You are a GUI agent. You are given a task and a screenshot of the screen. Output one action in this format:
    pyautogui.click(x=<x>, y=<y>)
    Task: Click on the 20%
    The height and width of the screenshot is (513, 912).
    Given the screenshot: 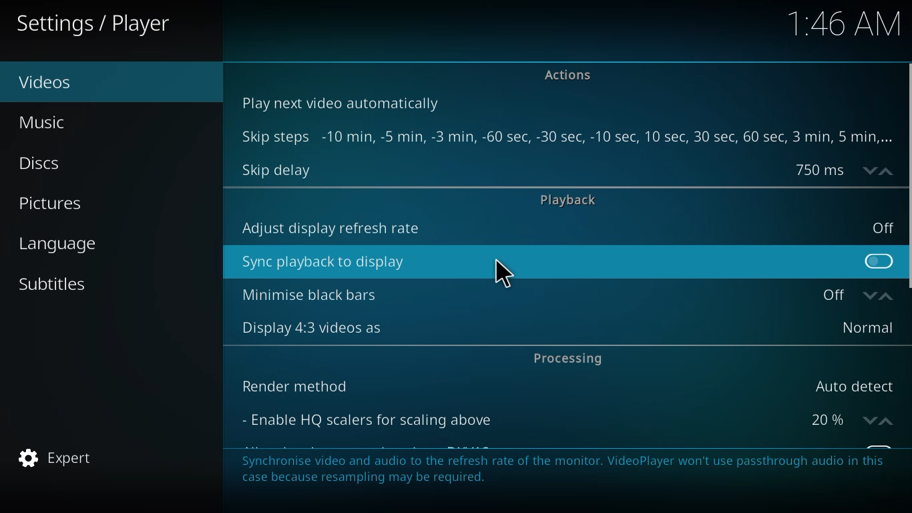 What is the action you would take?
    pyautogui.click(x=850, y=419)
    